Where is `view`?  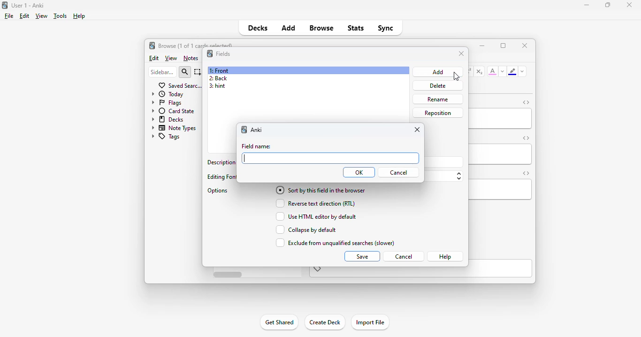 view is located at coordinates (41, 15).